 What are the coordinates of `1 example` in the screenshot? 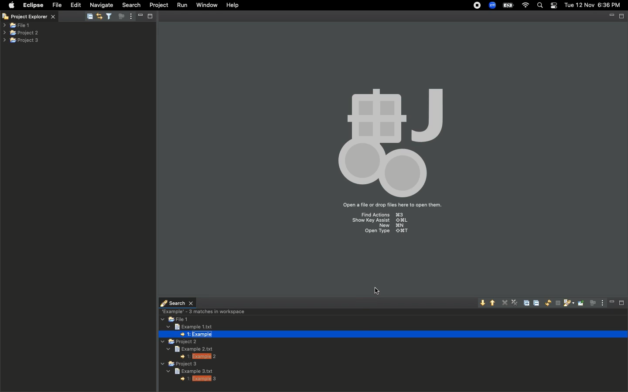 It's located at (198, 335).